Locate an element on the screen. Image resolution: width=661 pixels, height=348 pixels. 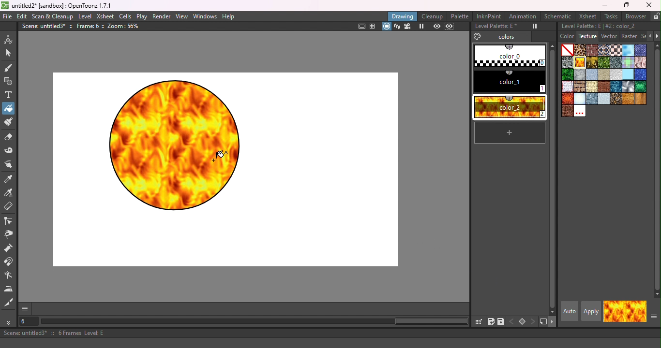
Paper 4.bmp is located at coordinates (604, 74).